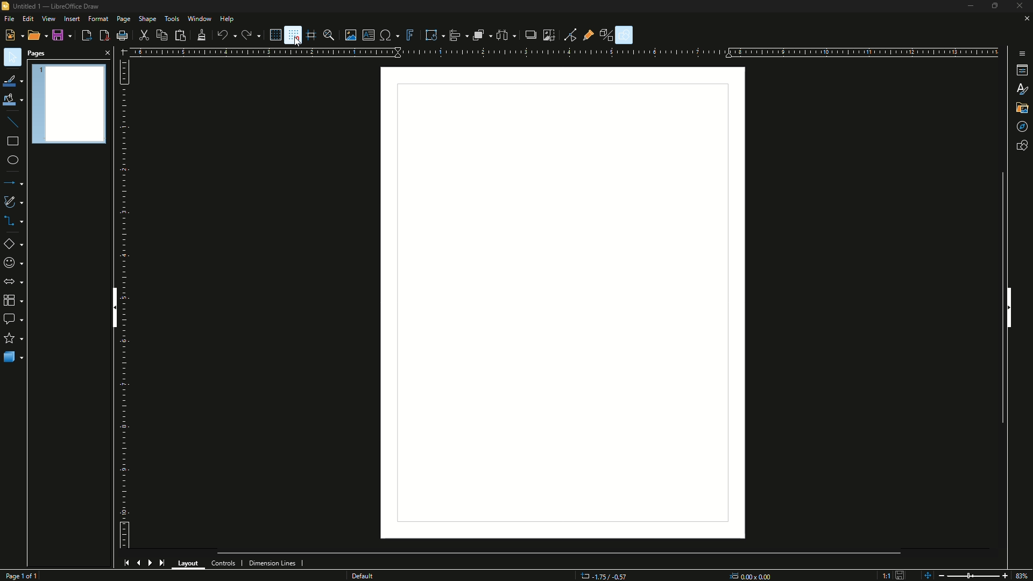  I want to click on 3D Objects, so click(16, 358).